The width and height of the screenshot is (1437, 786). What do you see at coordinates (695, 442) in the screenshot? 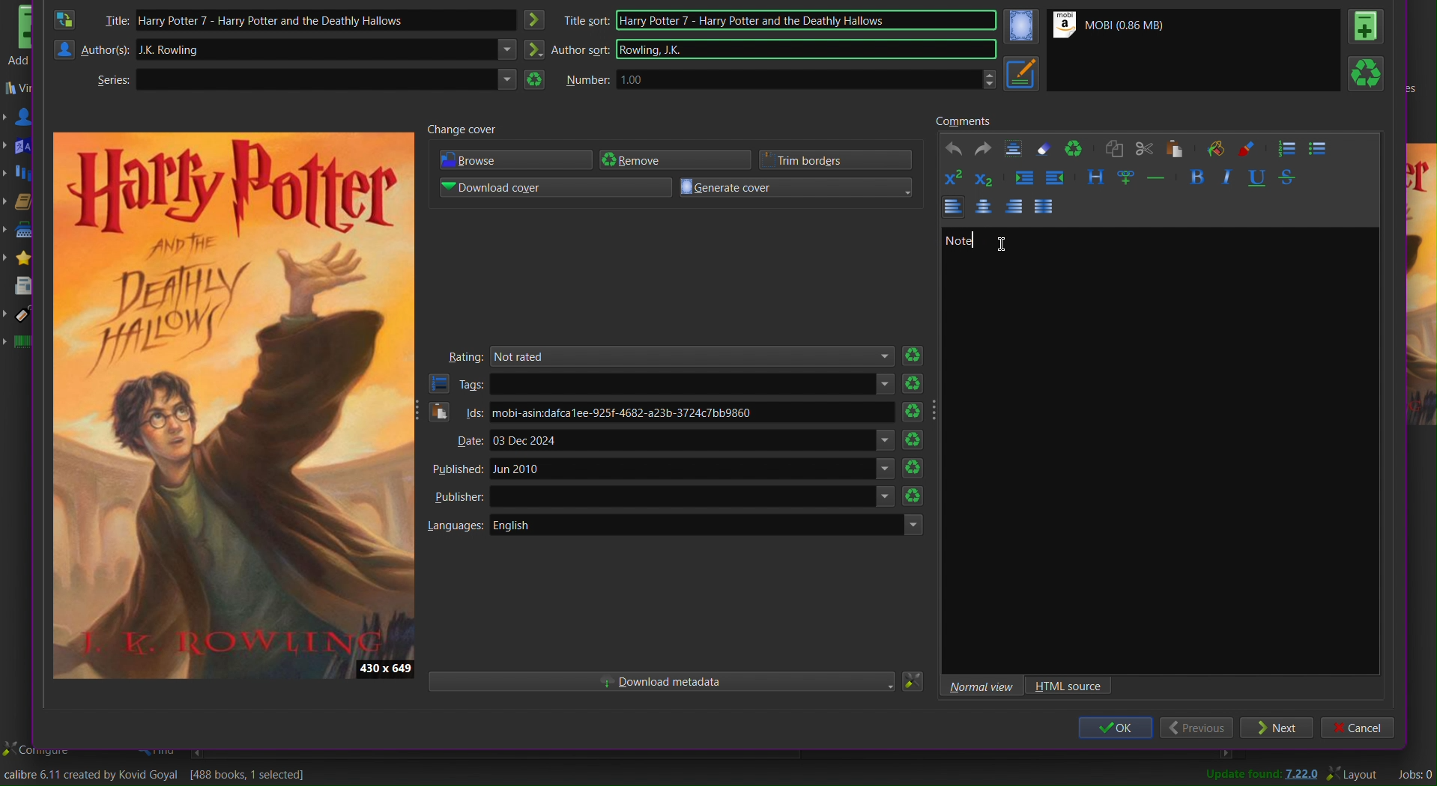
I see `03 Dec 2024` at bounding box center [695, 442].